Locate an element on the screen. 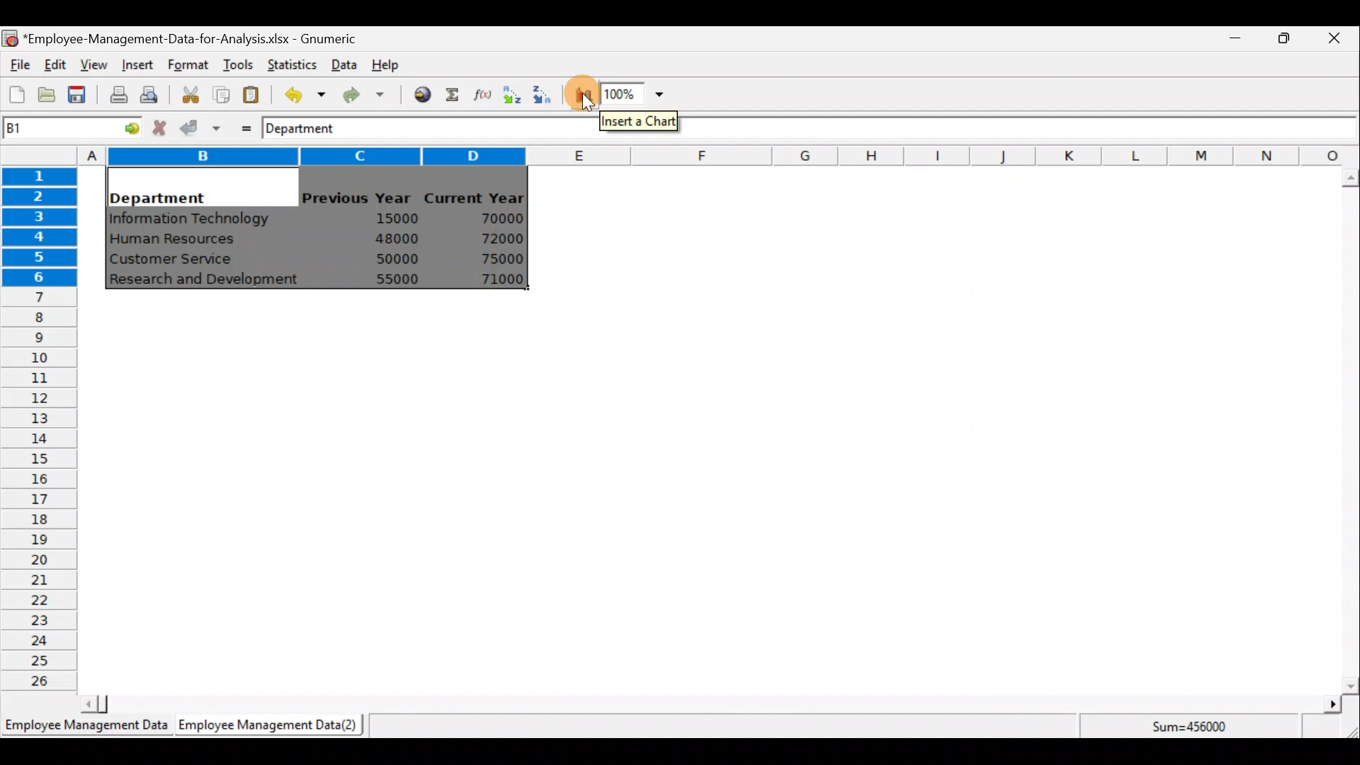 This screenshot has height=765, width=1360. Employee Management Data (2) is located at coordinates (271, 725).